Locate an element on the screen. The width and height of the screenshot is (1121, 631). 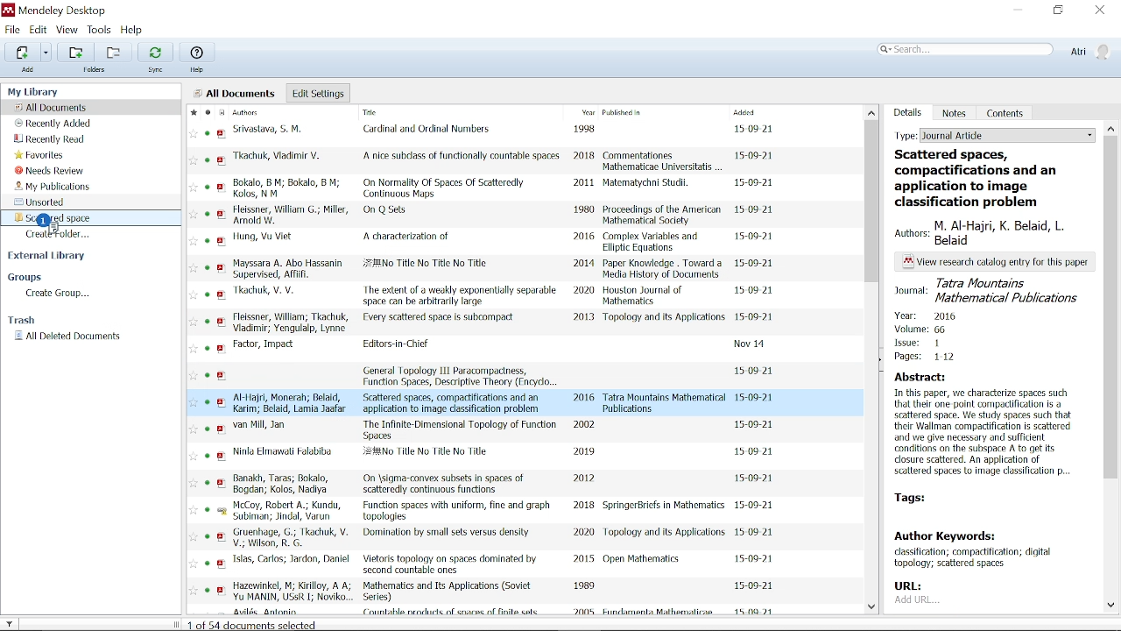
2014 is located at coordinates (584, 263).